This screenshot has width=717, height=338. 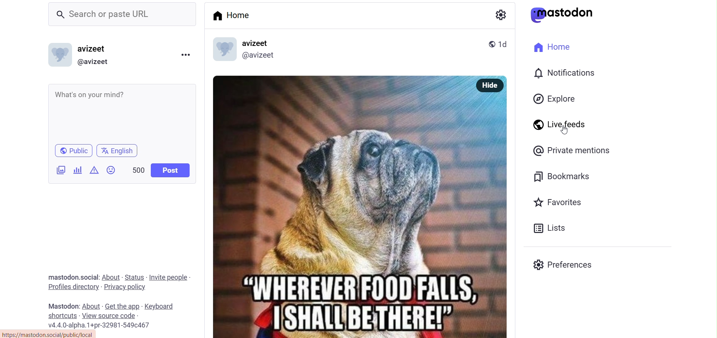 What do you see at coordinates (138, 170) in the screenshot?
I see `500` at bounding box center [138, 170].